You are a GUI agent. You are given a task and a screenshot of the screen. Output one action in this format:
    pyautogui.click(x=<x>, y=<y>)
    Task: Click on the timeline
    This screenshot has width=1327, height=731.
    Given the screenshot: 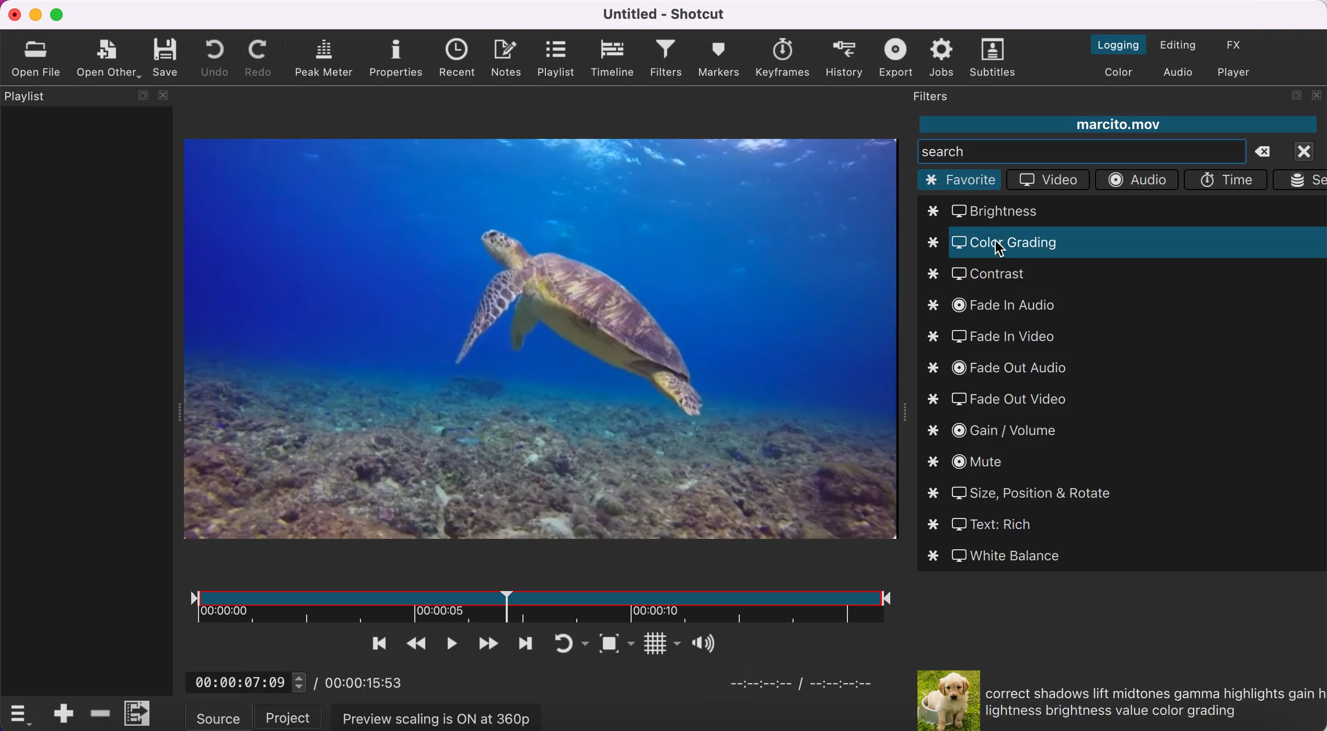 What is the action you would take?
    pyautogui.click(x=612, y=58)
    